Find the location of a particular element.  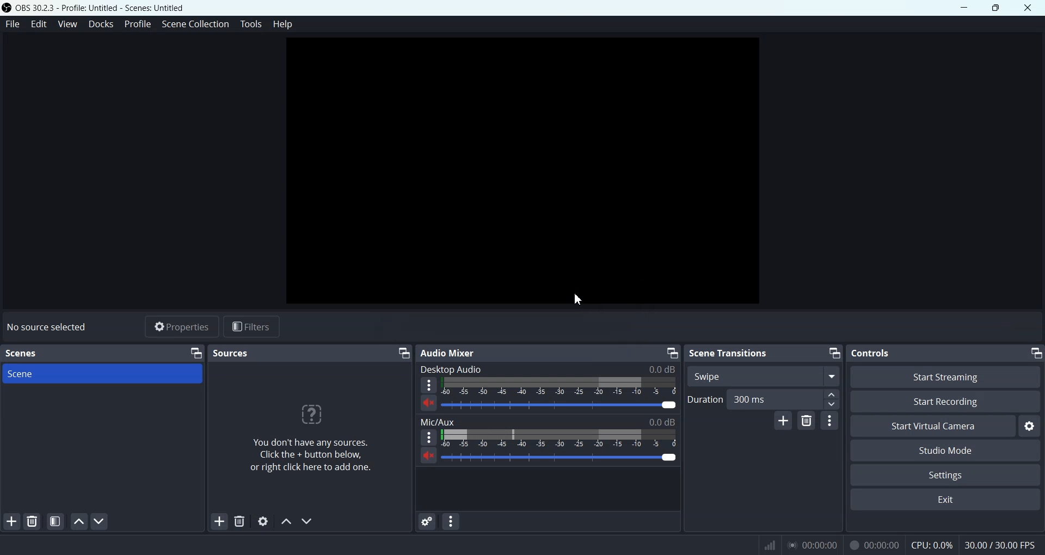

Volume Adjuster is located at coordinates (560, 438).